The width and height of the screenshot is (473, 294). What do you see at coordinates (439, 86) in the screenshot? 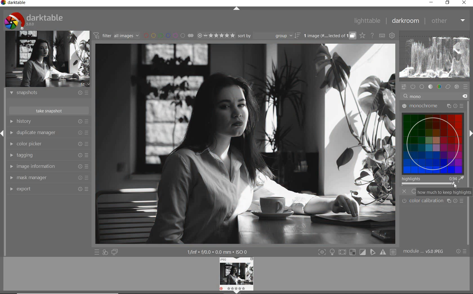
I see `color` at bounding box center [439, 86].